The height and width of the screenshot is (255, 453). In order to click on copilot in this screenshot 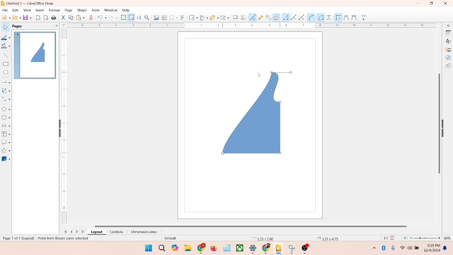, I will do `click(176, 248)`.